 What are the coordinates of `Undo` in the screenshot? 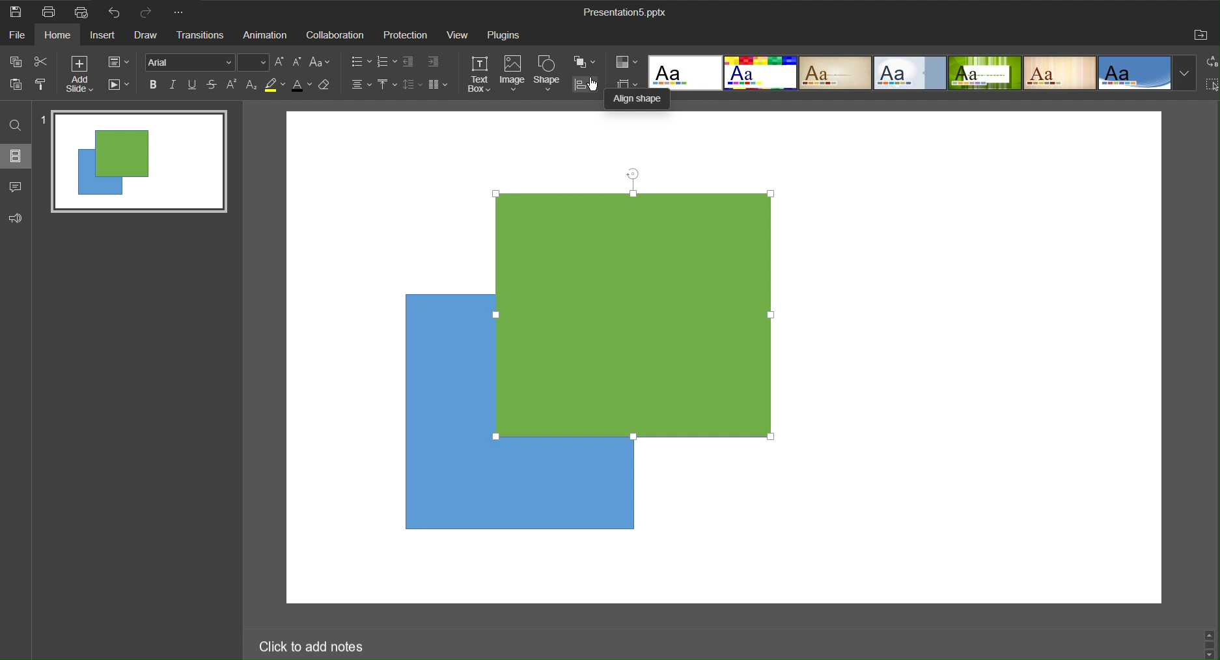 It's located at (118, 14).